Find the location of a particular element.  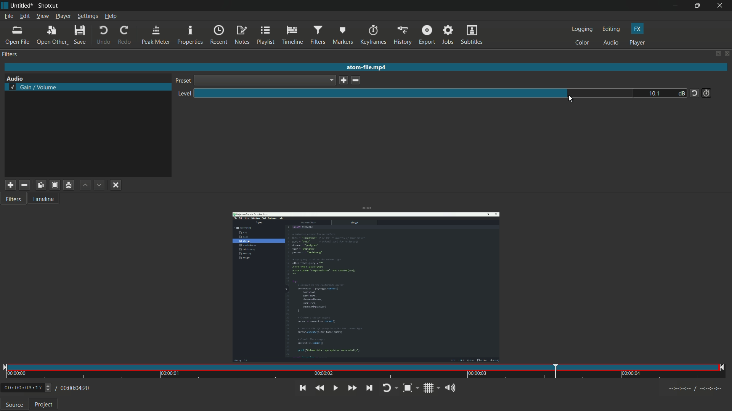

peak meter is located at coordinates (156, 36).